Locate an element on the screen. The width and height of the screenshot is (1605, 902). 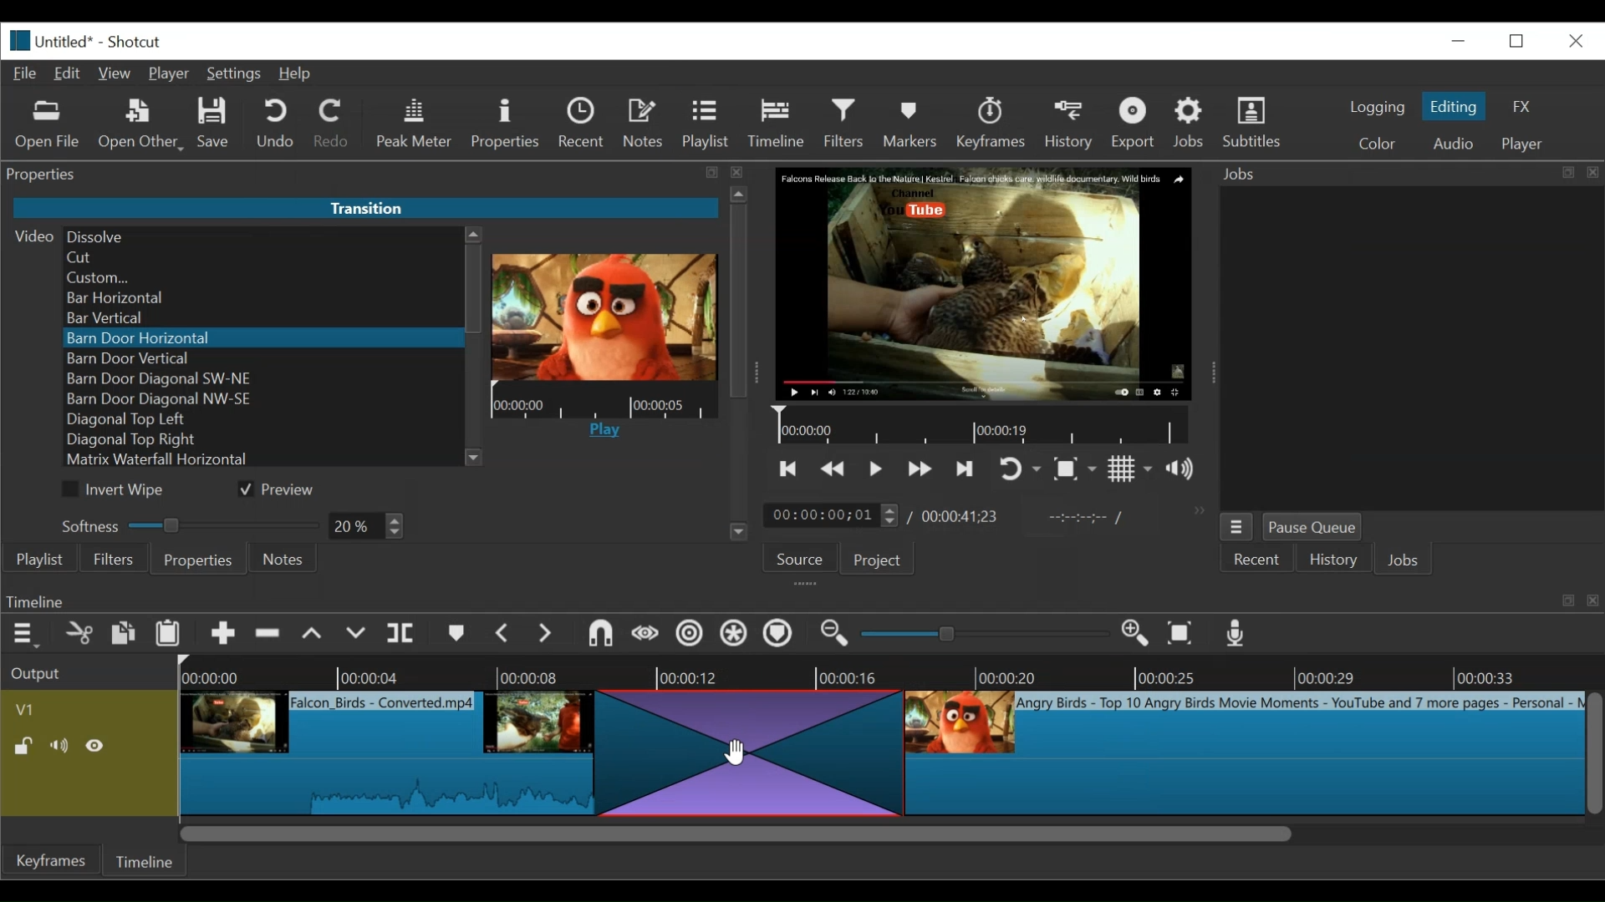
minimize is located at coordinates (1457, 42).